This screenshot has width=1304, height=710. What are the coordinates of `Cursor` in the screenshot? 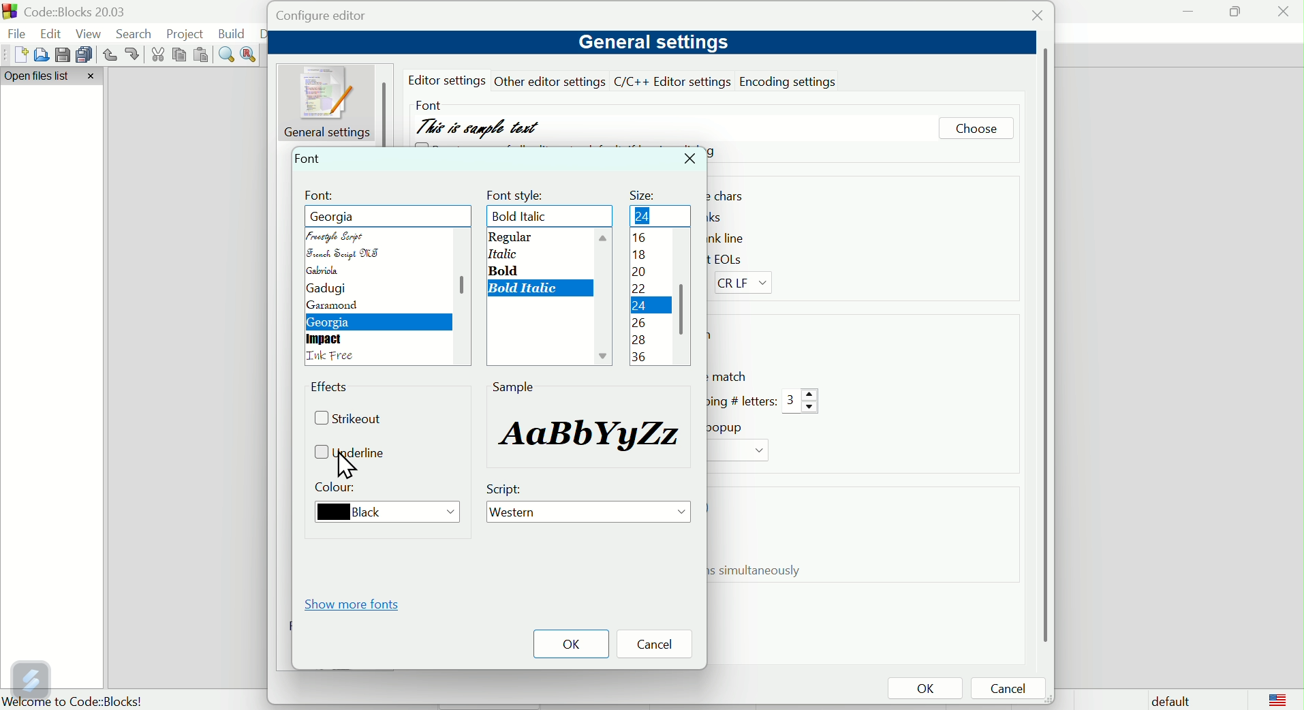 It's located at (348, 465).